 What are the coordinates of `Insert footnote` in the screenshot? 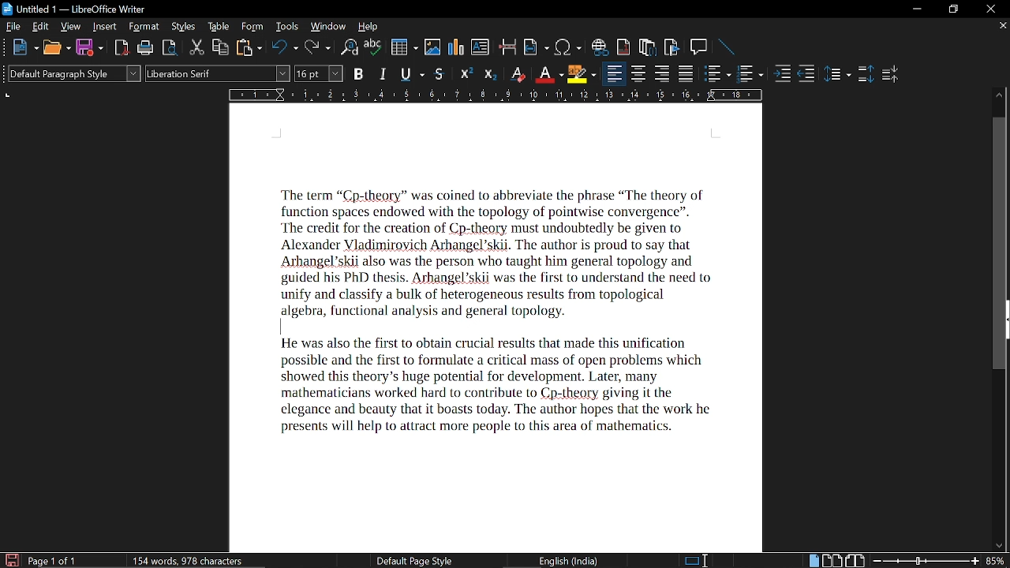 It's located at (624, 48).